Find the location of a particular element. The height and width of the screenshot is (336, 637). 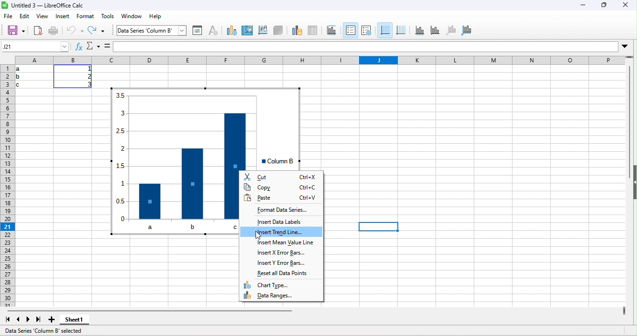

horizontal grids  is located at coordinates (385, 30).